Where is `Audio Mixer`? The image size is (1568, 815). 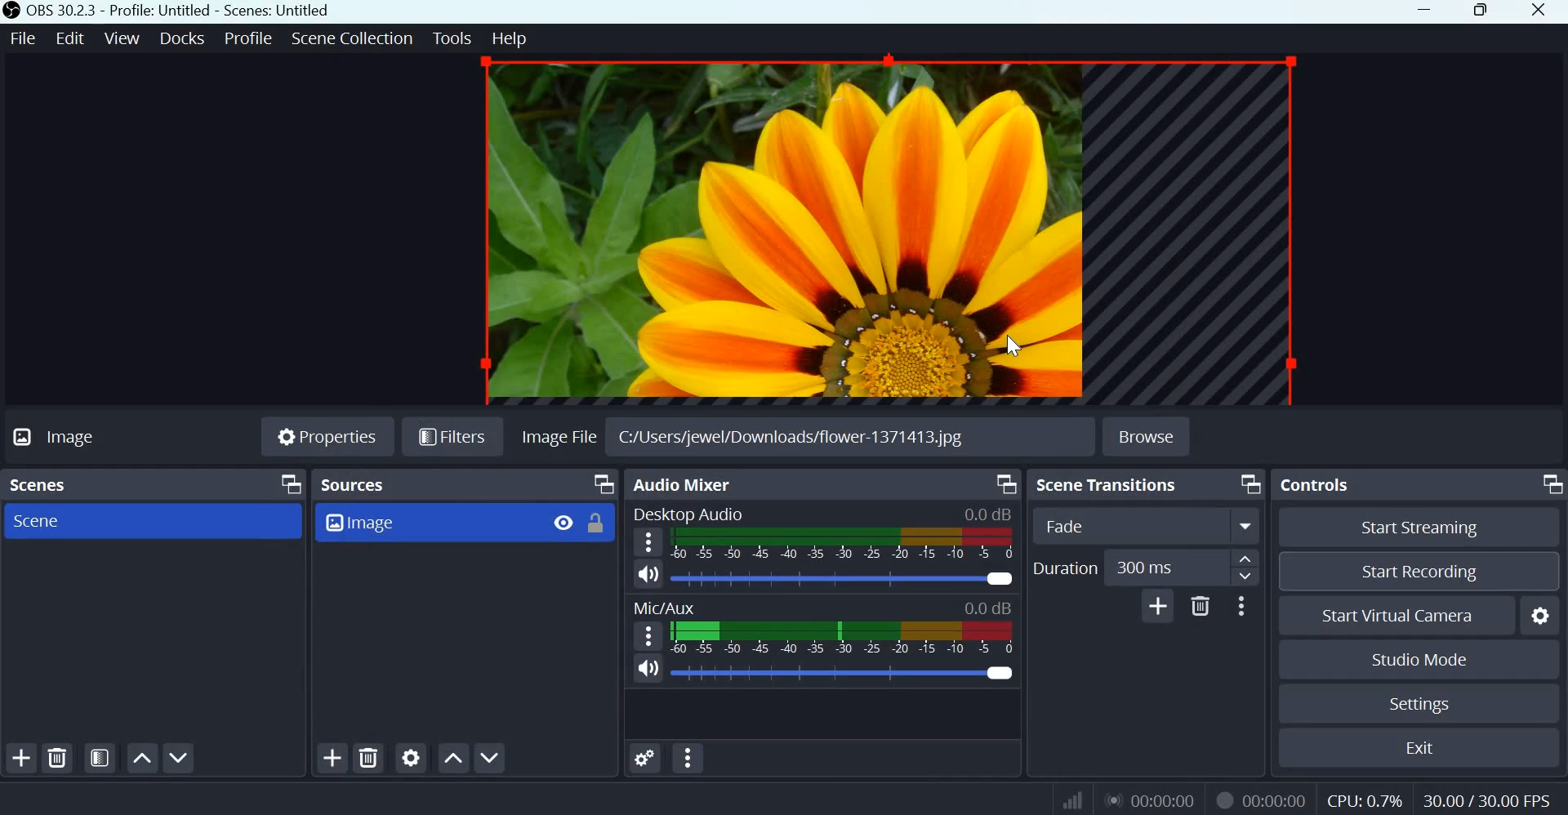
Audio Mixer is located at coordinates (683, 486).